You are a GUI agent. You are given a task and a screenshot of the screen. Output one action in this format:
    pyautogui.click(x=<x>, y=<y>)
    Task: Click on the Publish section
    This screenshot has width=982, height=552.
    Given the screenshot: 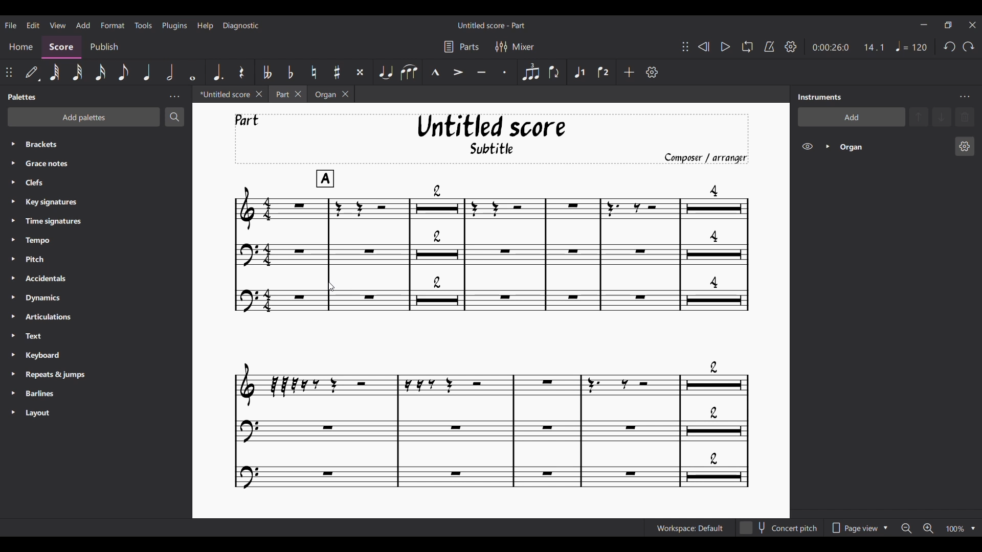 What is the action you would take?
    pyautogui.click(x=106, y=48)
    